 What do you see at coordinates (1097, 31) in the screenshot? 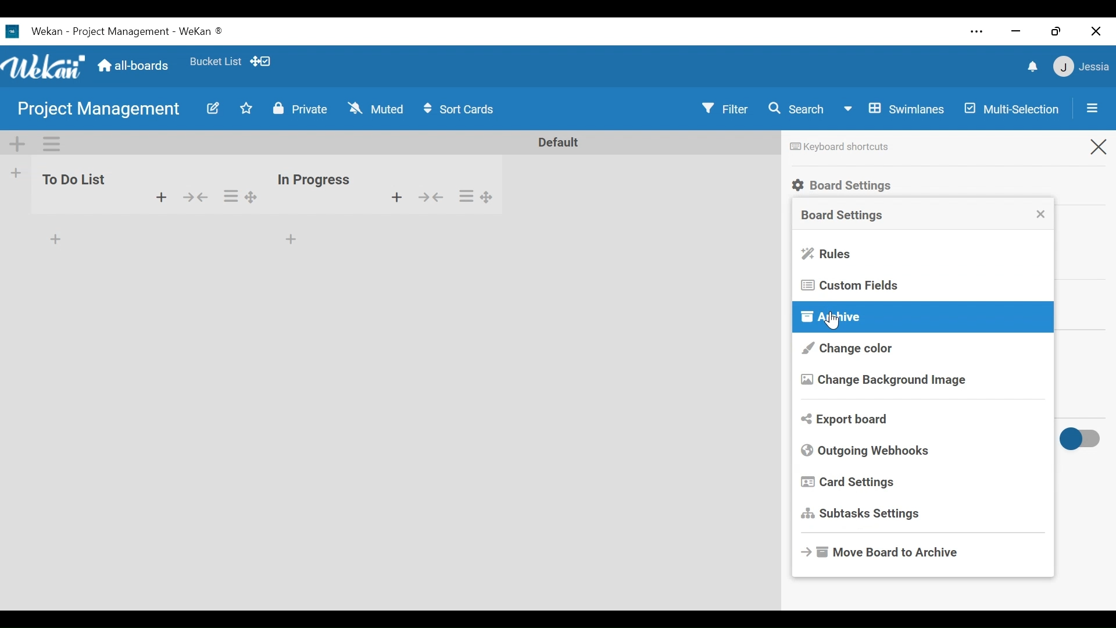
I see `Close` at bounding box center [1097, 31].